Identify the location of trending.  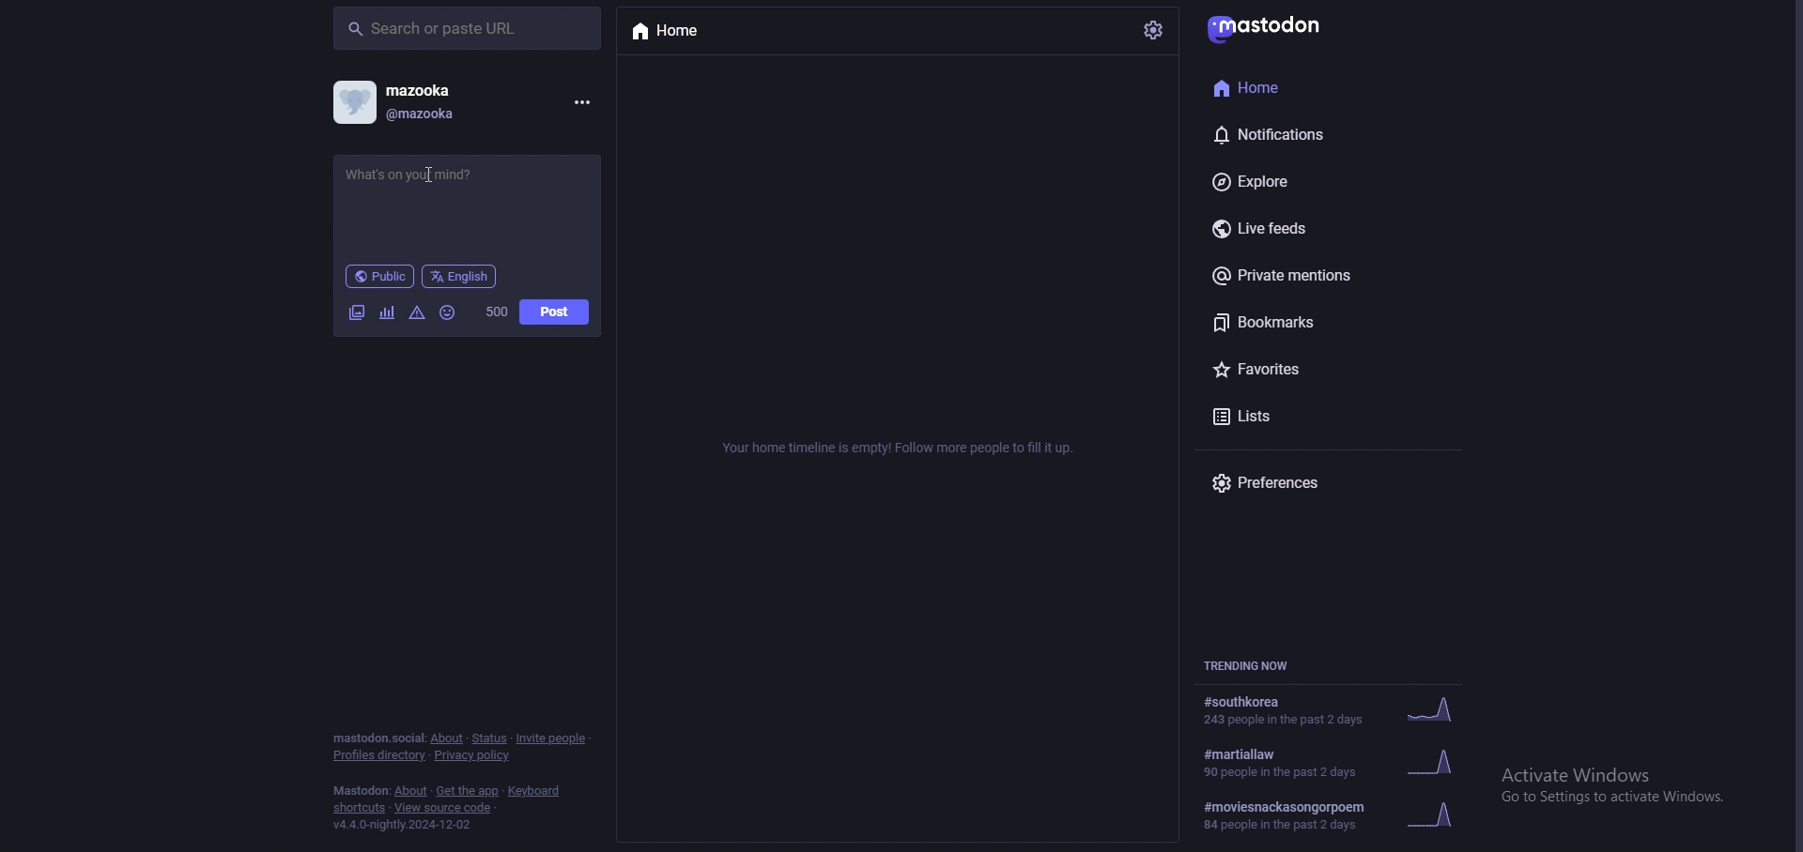
(1348, 813).